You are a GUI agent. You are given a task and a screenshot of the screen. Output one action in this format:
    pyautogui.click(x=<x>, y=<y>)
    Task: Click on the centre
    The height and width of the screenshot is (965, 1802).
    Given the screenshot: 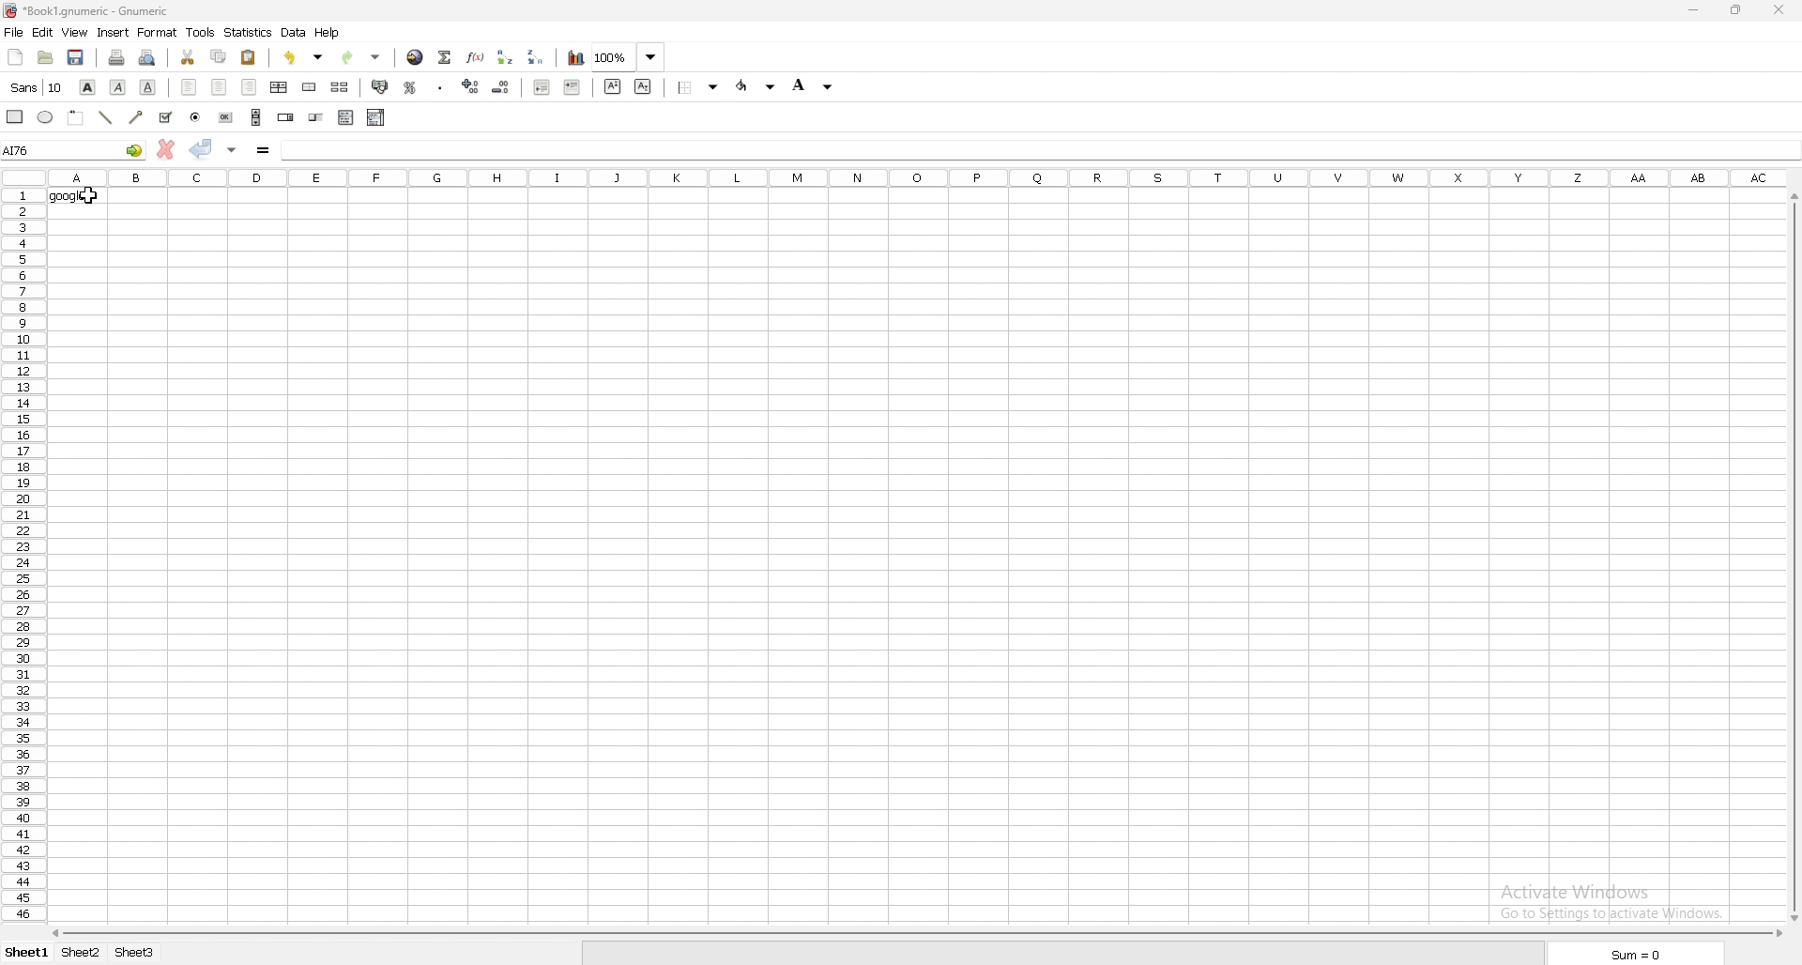 What is the action you would take?
    pyautogui.click(x=219, y=86)
    